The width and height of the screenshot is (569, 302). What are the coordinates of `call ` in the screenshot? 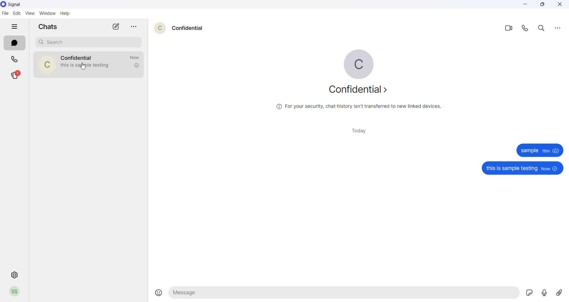 It's located at (527, 29).